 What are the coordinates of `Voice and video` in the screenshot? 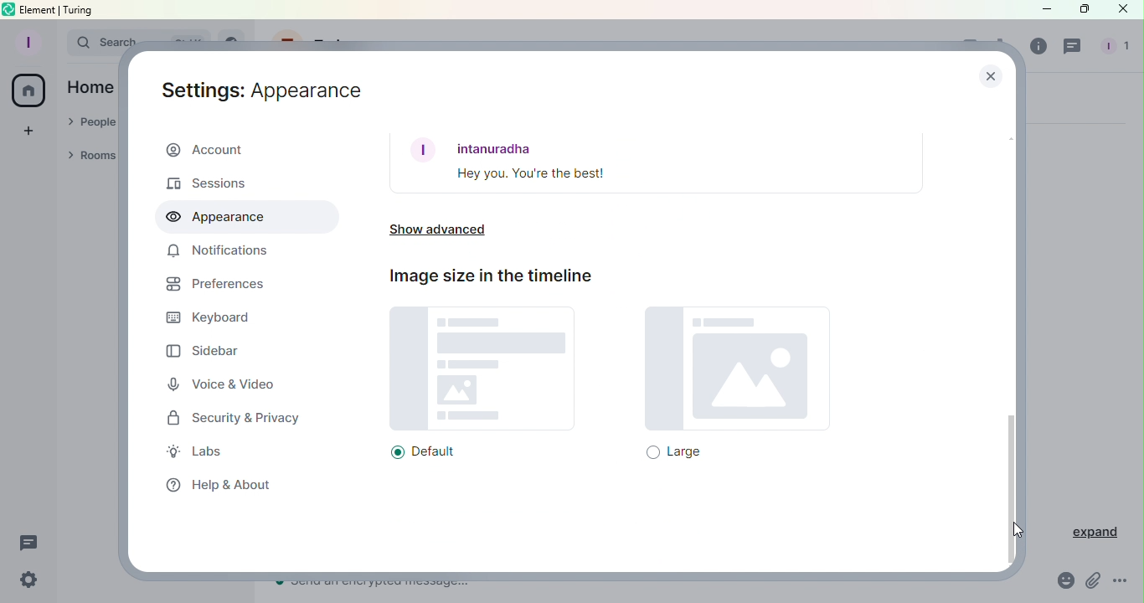 It's located at (227, 385).